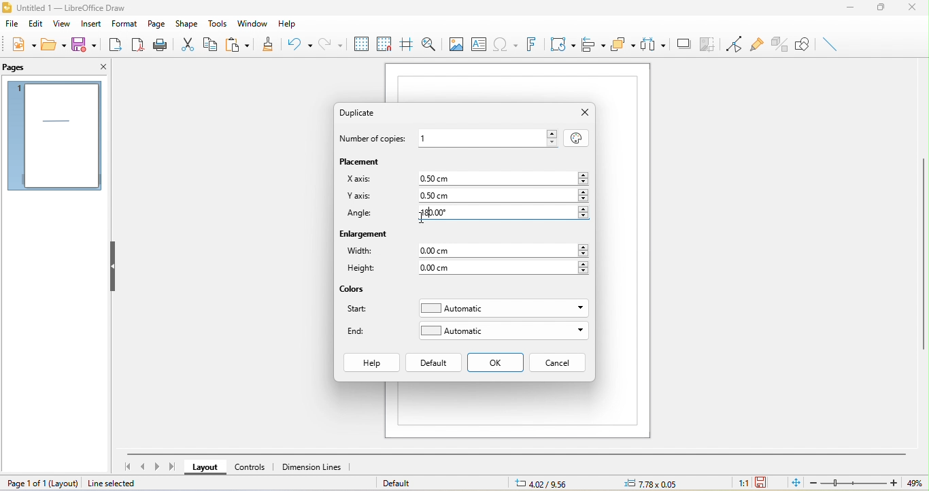  Describe the element at coordinates (241, 44) in the screenshot. I see `paste` at that location.